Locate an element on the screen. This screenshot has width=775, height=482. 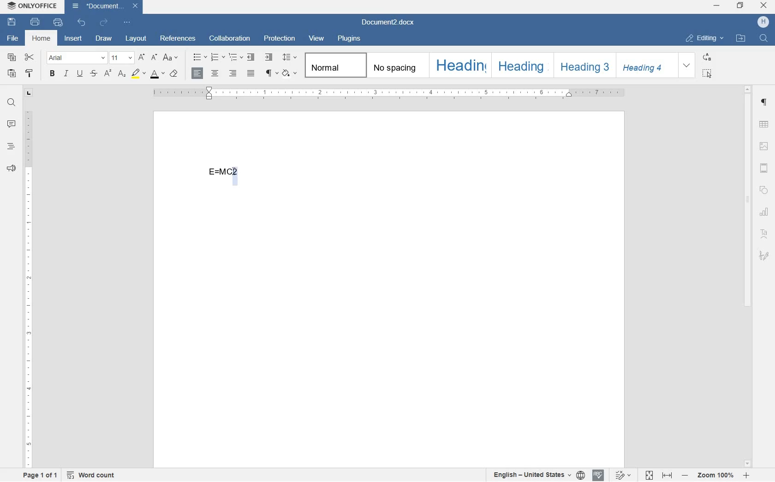
undo is located at coordinates (82, 25).